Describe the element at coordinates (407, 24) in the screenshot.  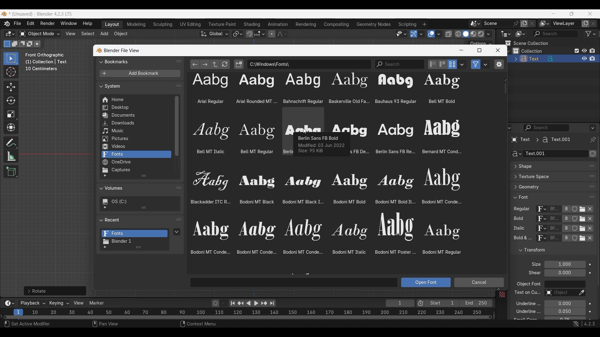
I see `Scripting workspace` at that location.